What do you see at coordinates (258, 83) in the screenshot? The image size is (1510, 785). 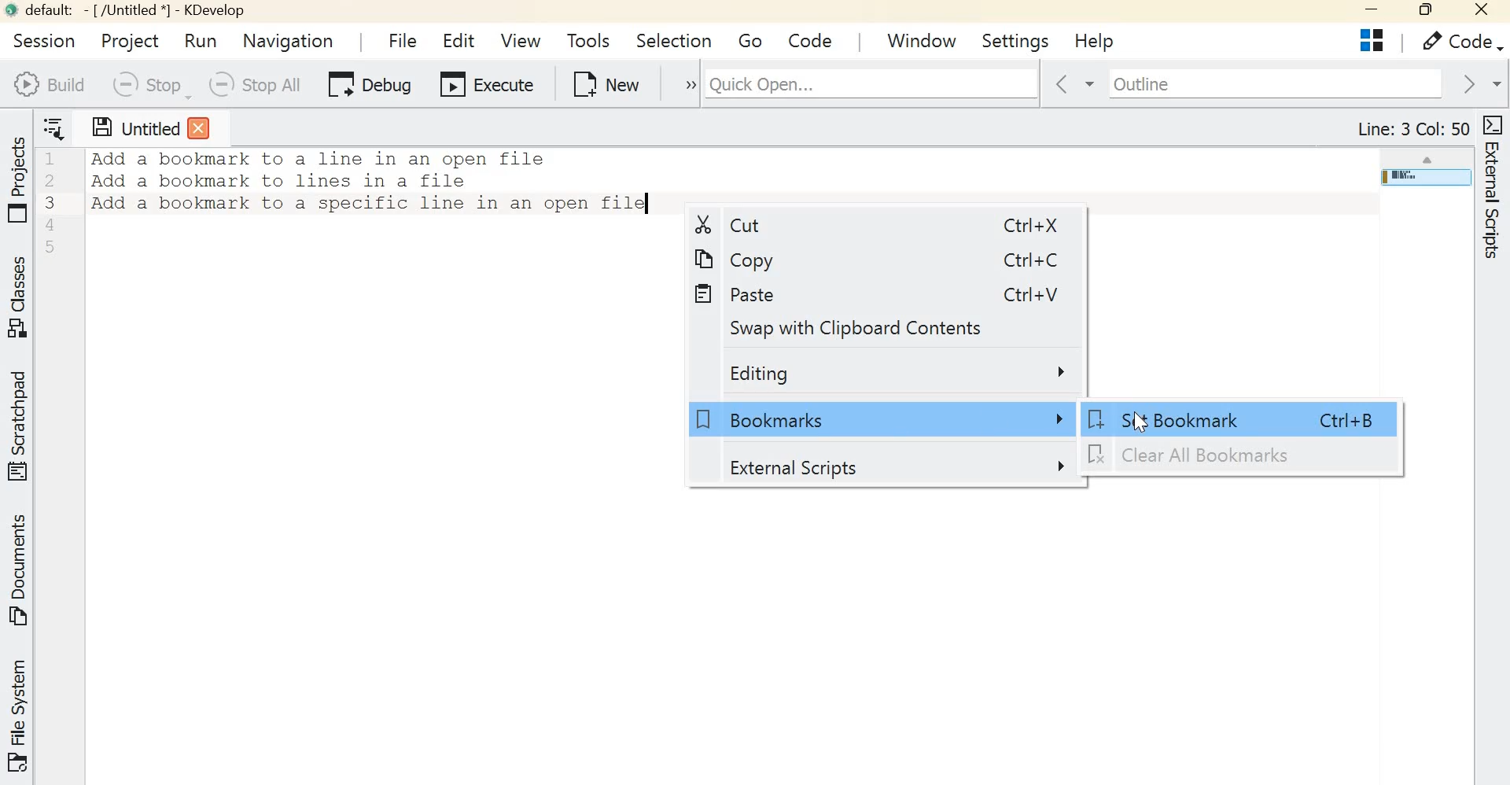 I see `Stop all` at bounding box center [258, 83].